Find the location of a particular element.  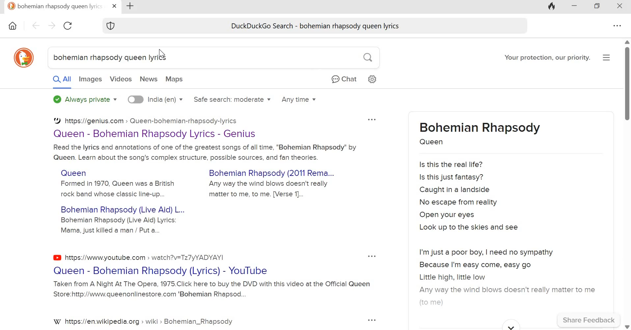

close is located at coordinates (115, 6).